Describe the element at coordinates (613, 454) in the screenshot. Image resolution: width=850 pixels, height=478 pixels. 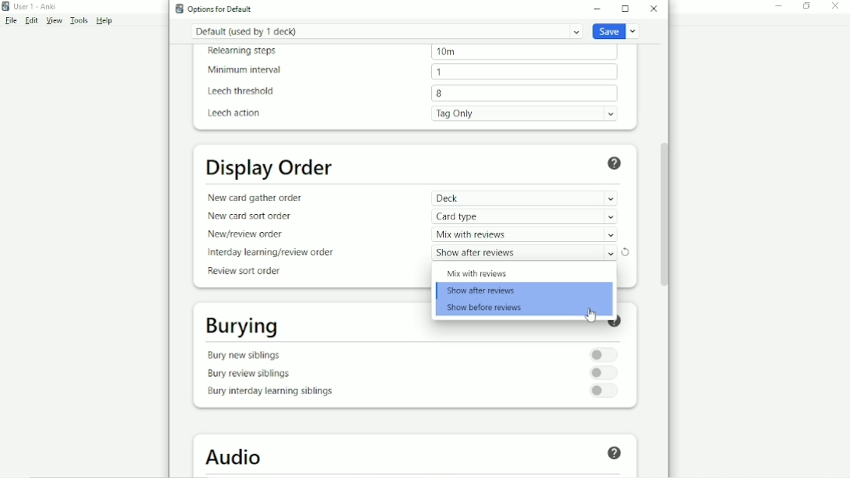
I see `Help` at that location.